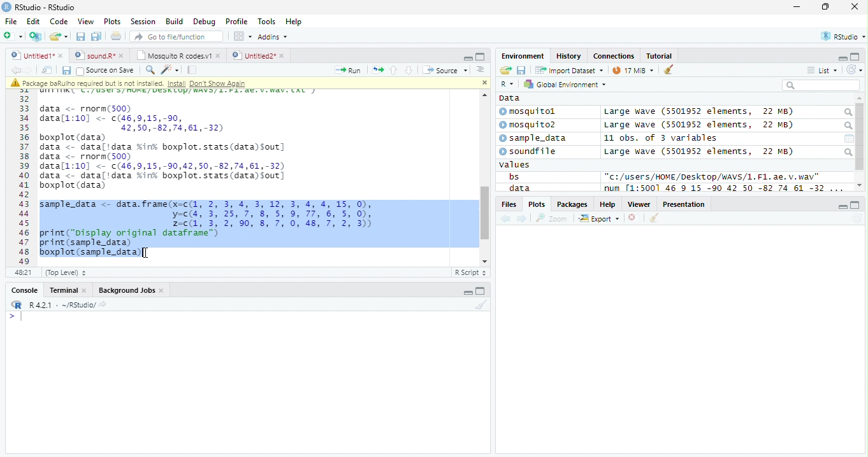 This screenshot has width=868, height=457. Describe the element at coordinates (639, 204) in the screenshot. I see `Viewer` at that location.